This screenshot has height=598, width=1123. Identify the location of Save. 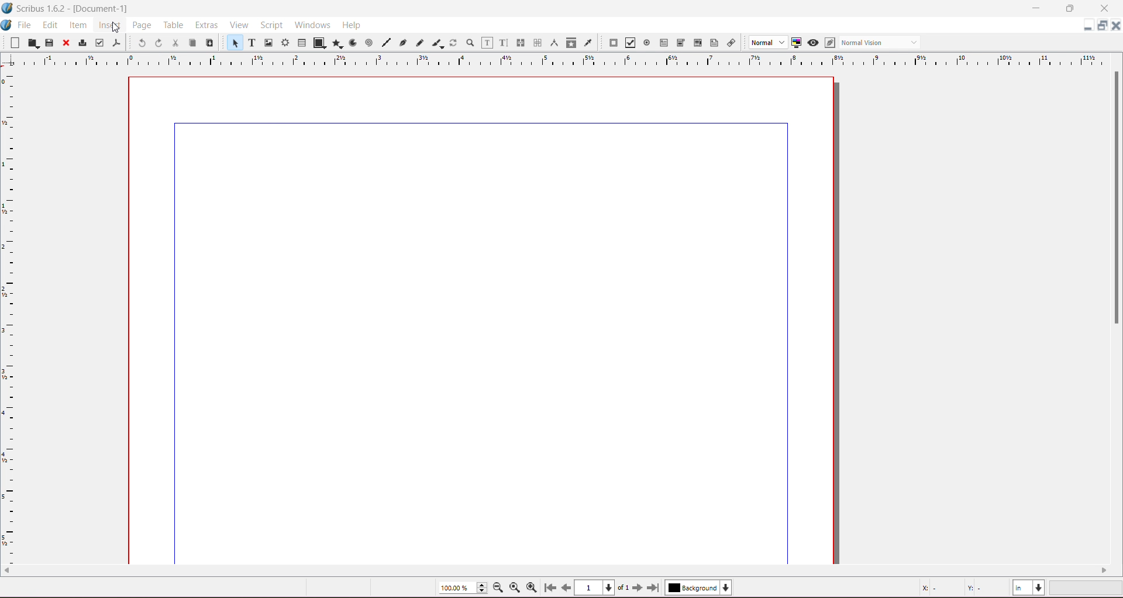
(50, 43).